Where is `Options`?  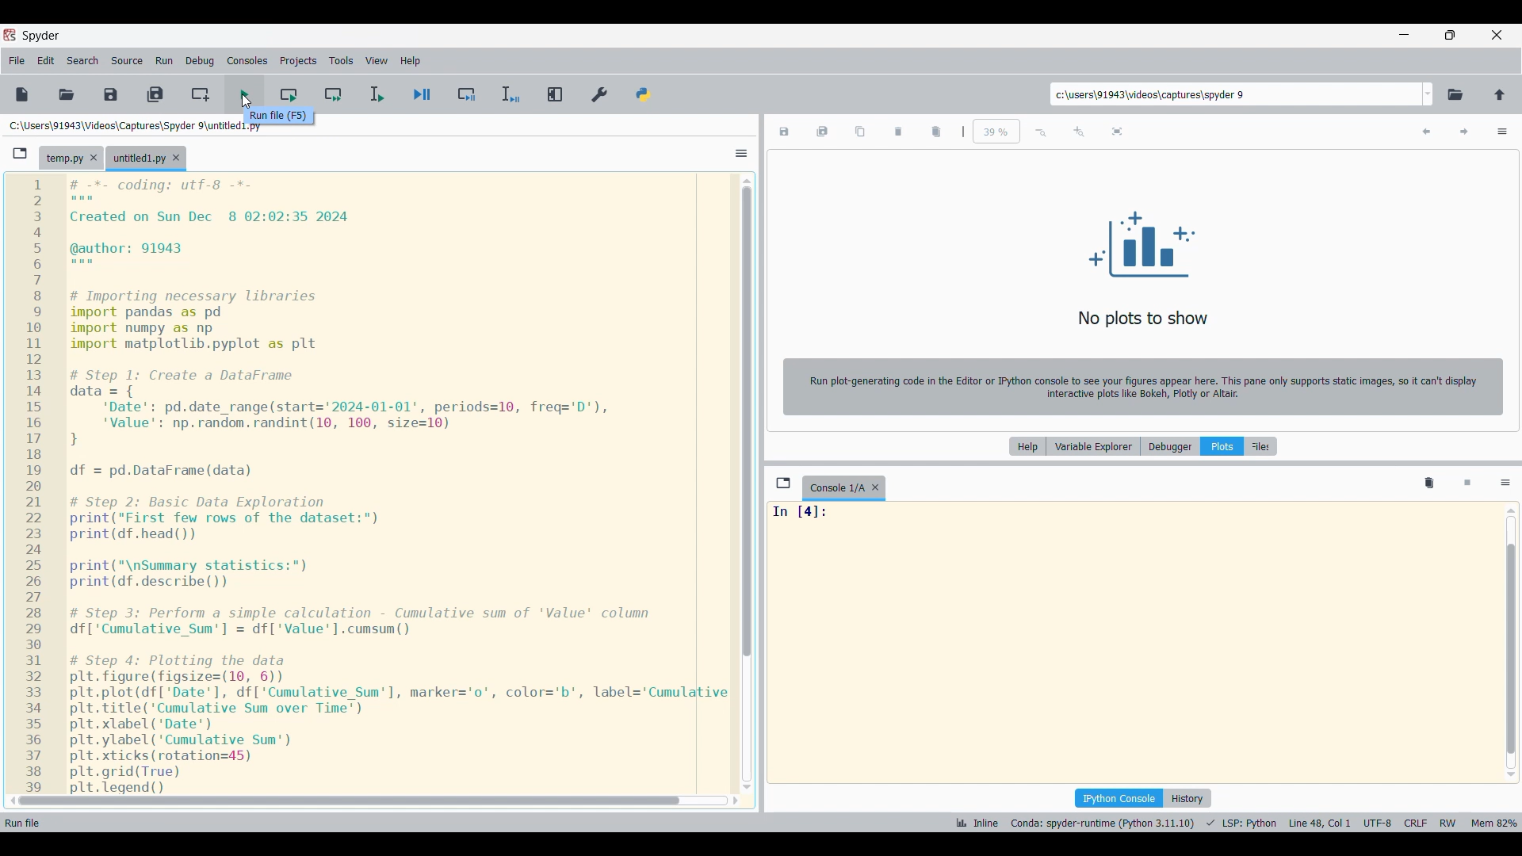 Options is located at coordinates (1503, 132).